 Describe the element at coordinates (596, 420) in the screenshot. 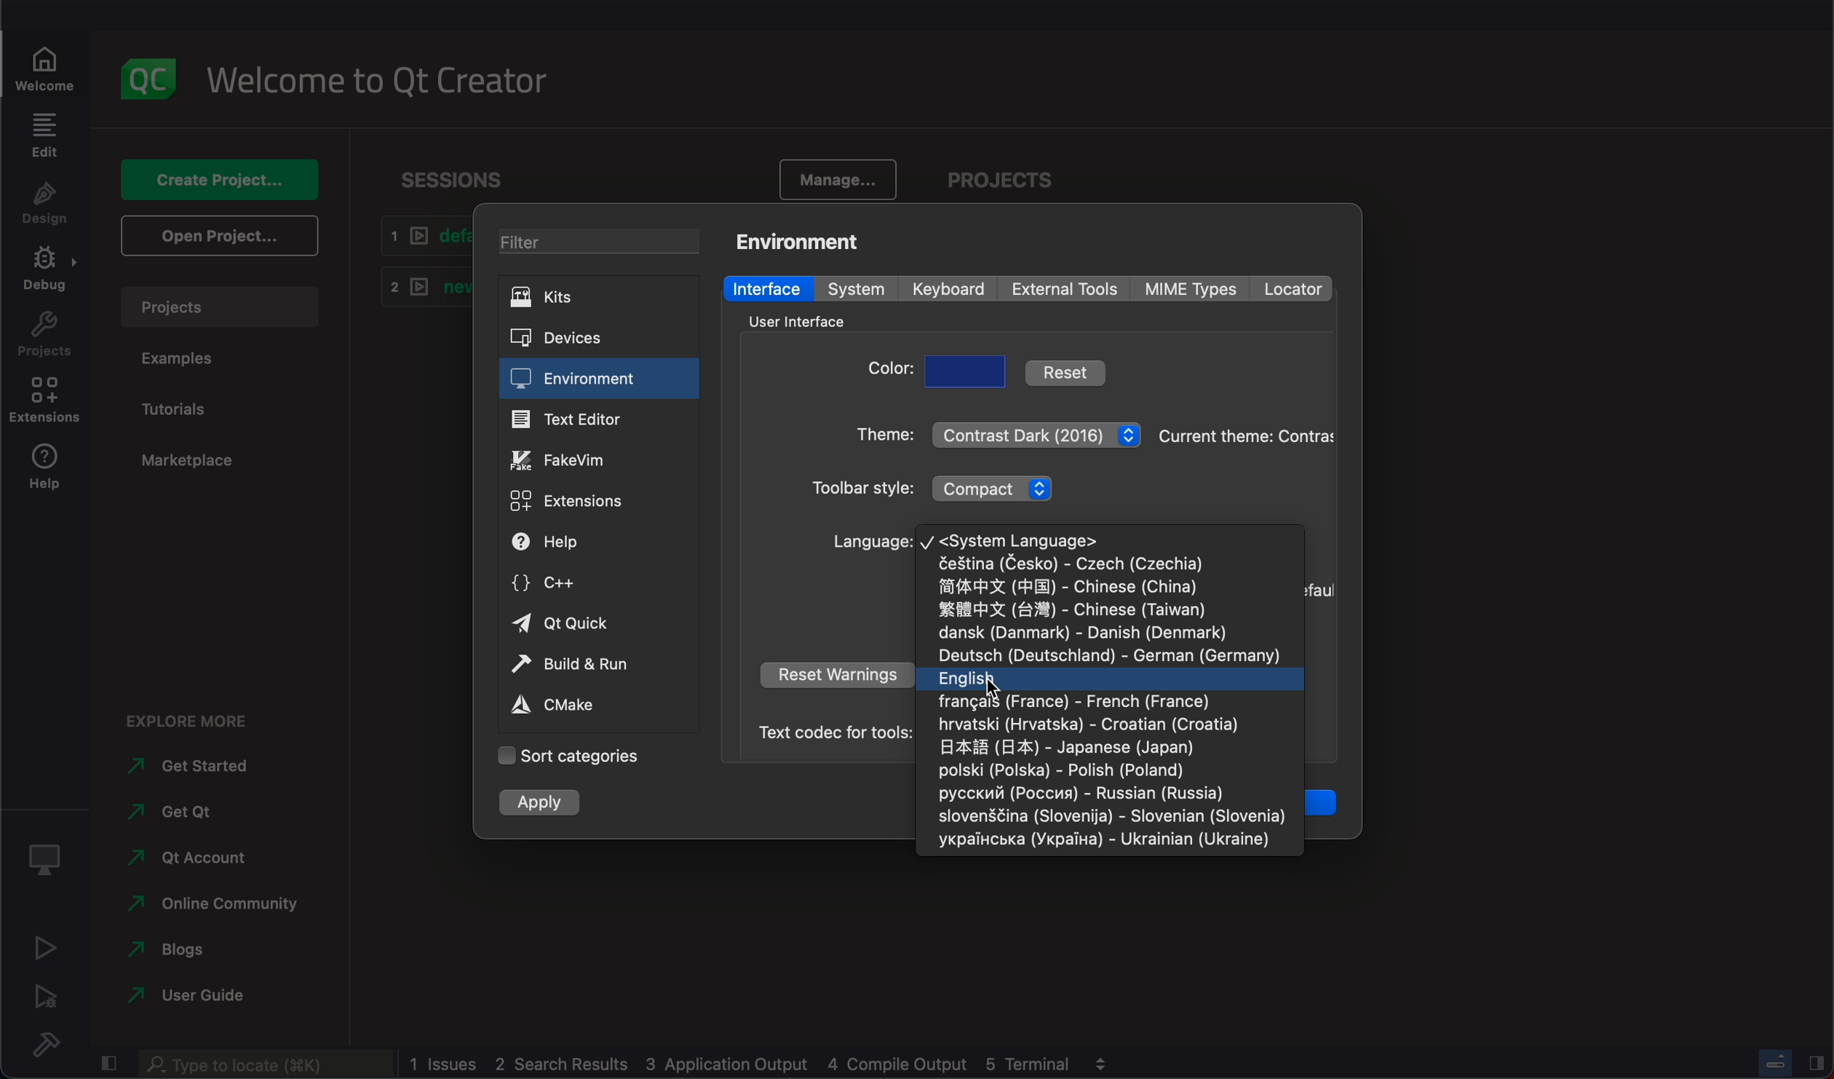

I see `text editor` at that location.